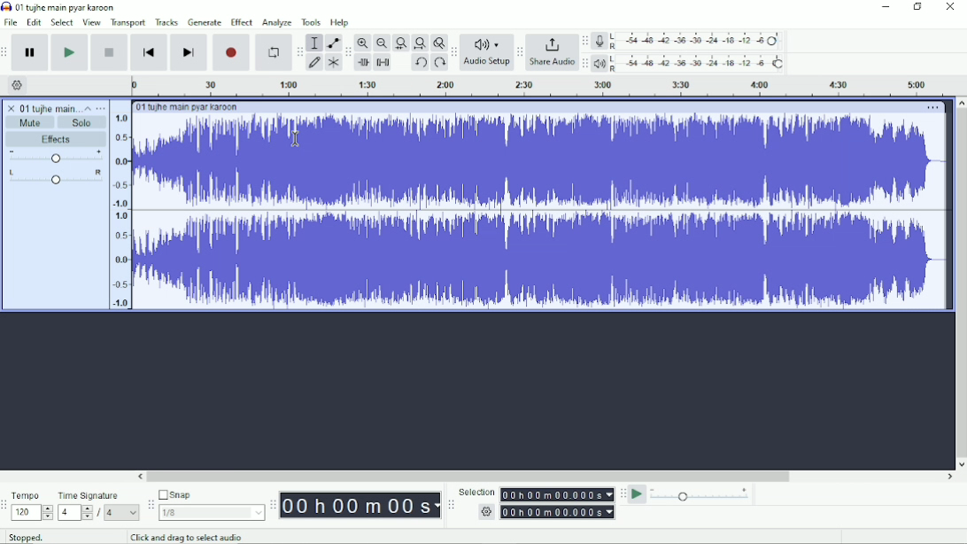  What do you see at coordinates (149, 52) in the screenshot?
I see `Skip to start` at bounding box center [149, 52].